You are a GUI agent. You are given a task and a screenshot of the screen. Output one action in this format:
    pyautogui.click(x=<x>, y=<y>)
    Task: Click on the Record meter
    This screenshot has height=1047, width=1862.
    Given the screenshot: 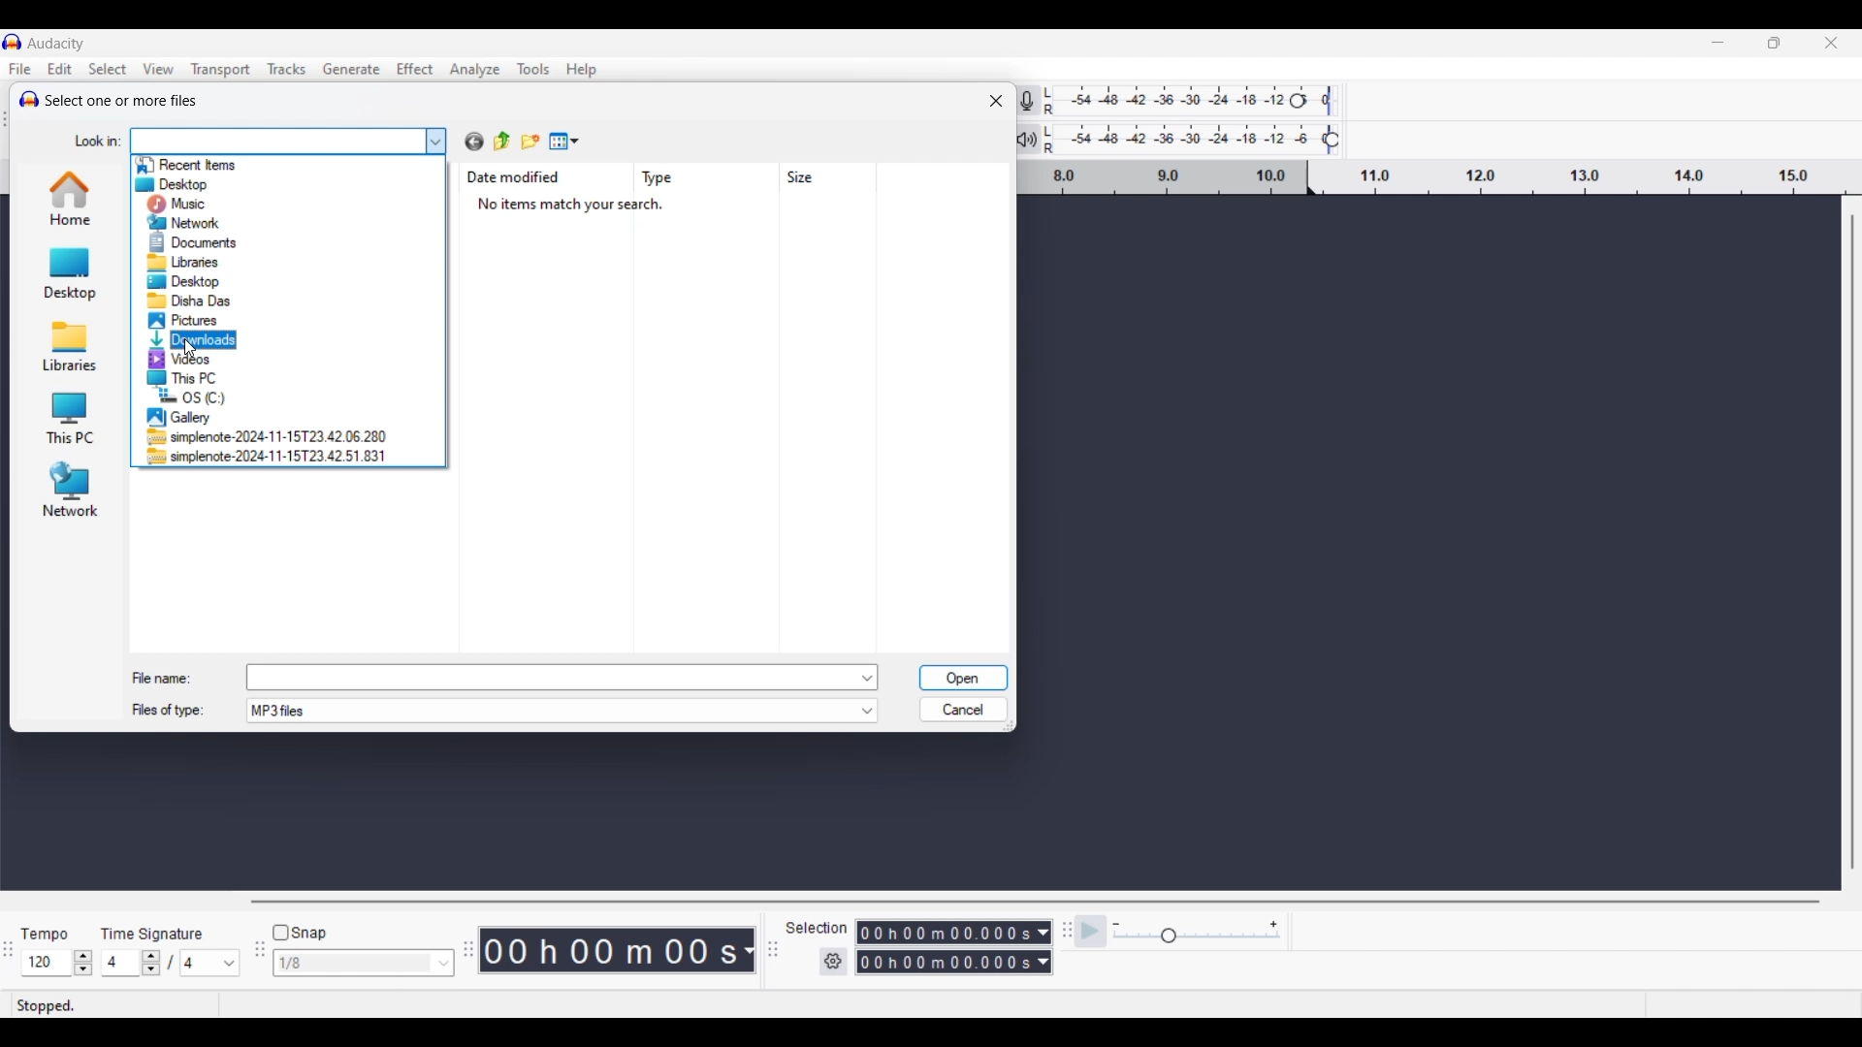 What is the action you would take?
    pyautogui.click(x=1040, y=100)
    